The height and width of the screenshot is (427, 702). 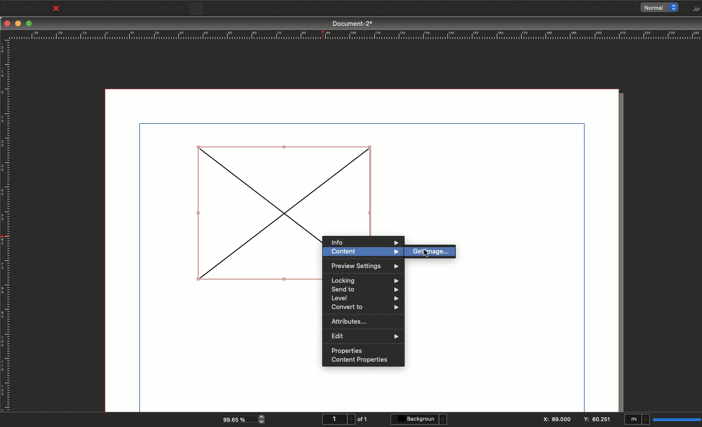 What do you see at coordinates (298, 9) in the screenshot?
I see `Arc` at bounding box center [298, 9].